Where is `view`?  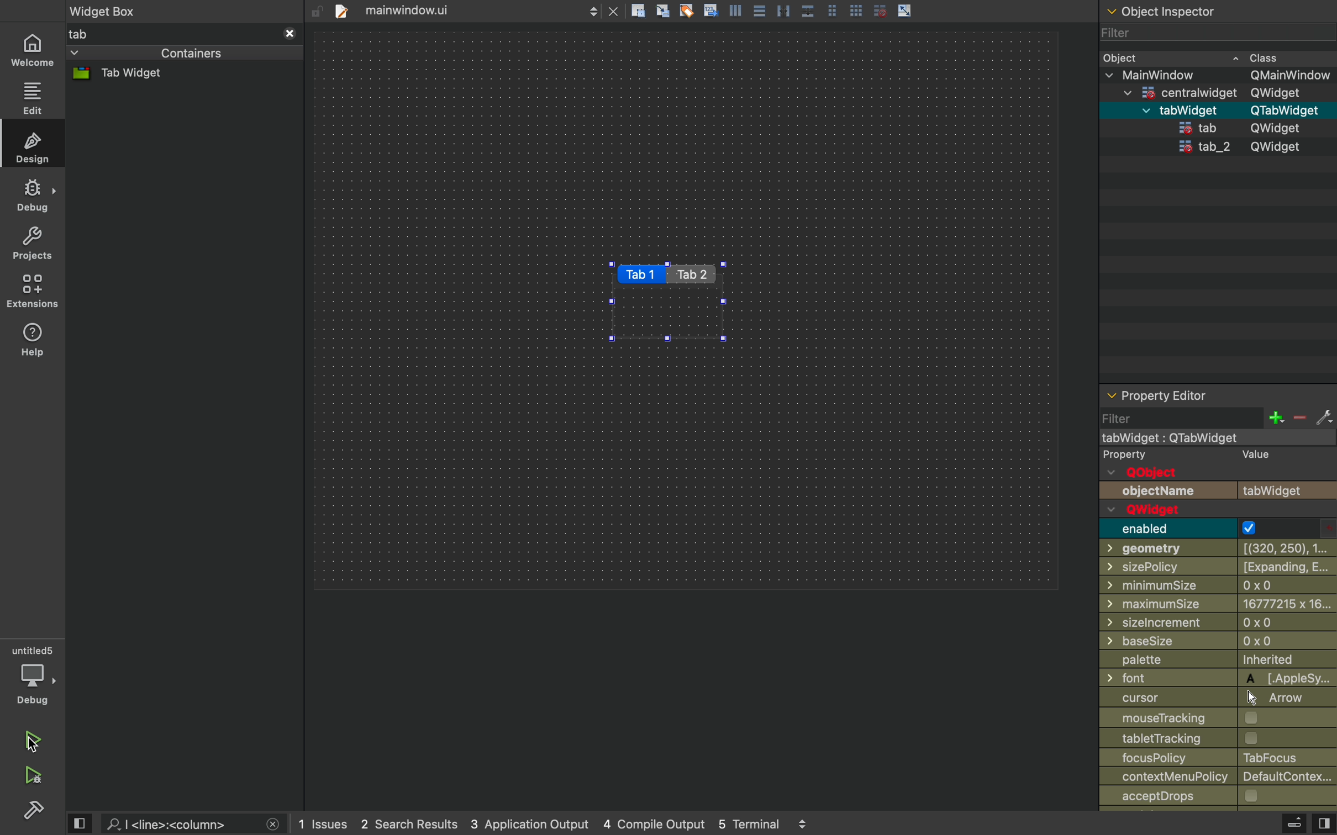
view is located at coordinates (1324, 824).